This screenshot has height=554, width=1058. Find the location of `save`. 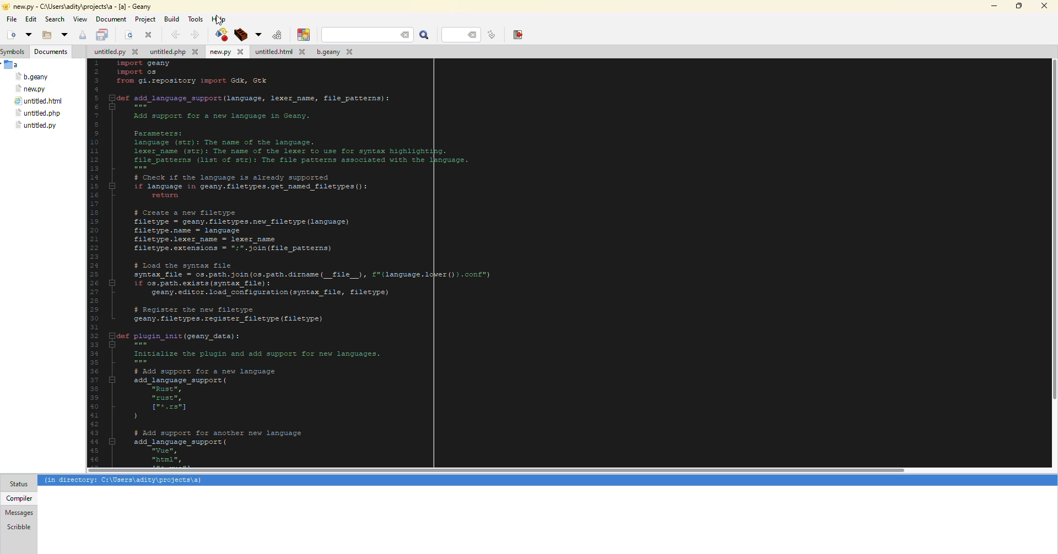

save is located at coordinates (103, 35).